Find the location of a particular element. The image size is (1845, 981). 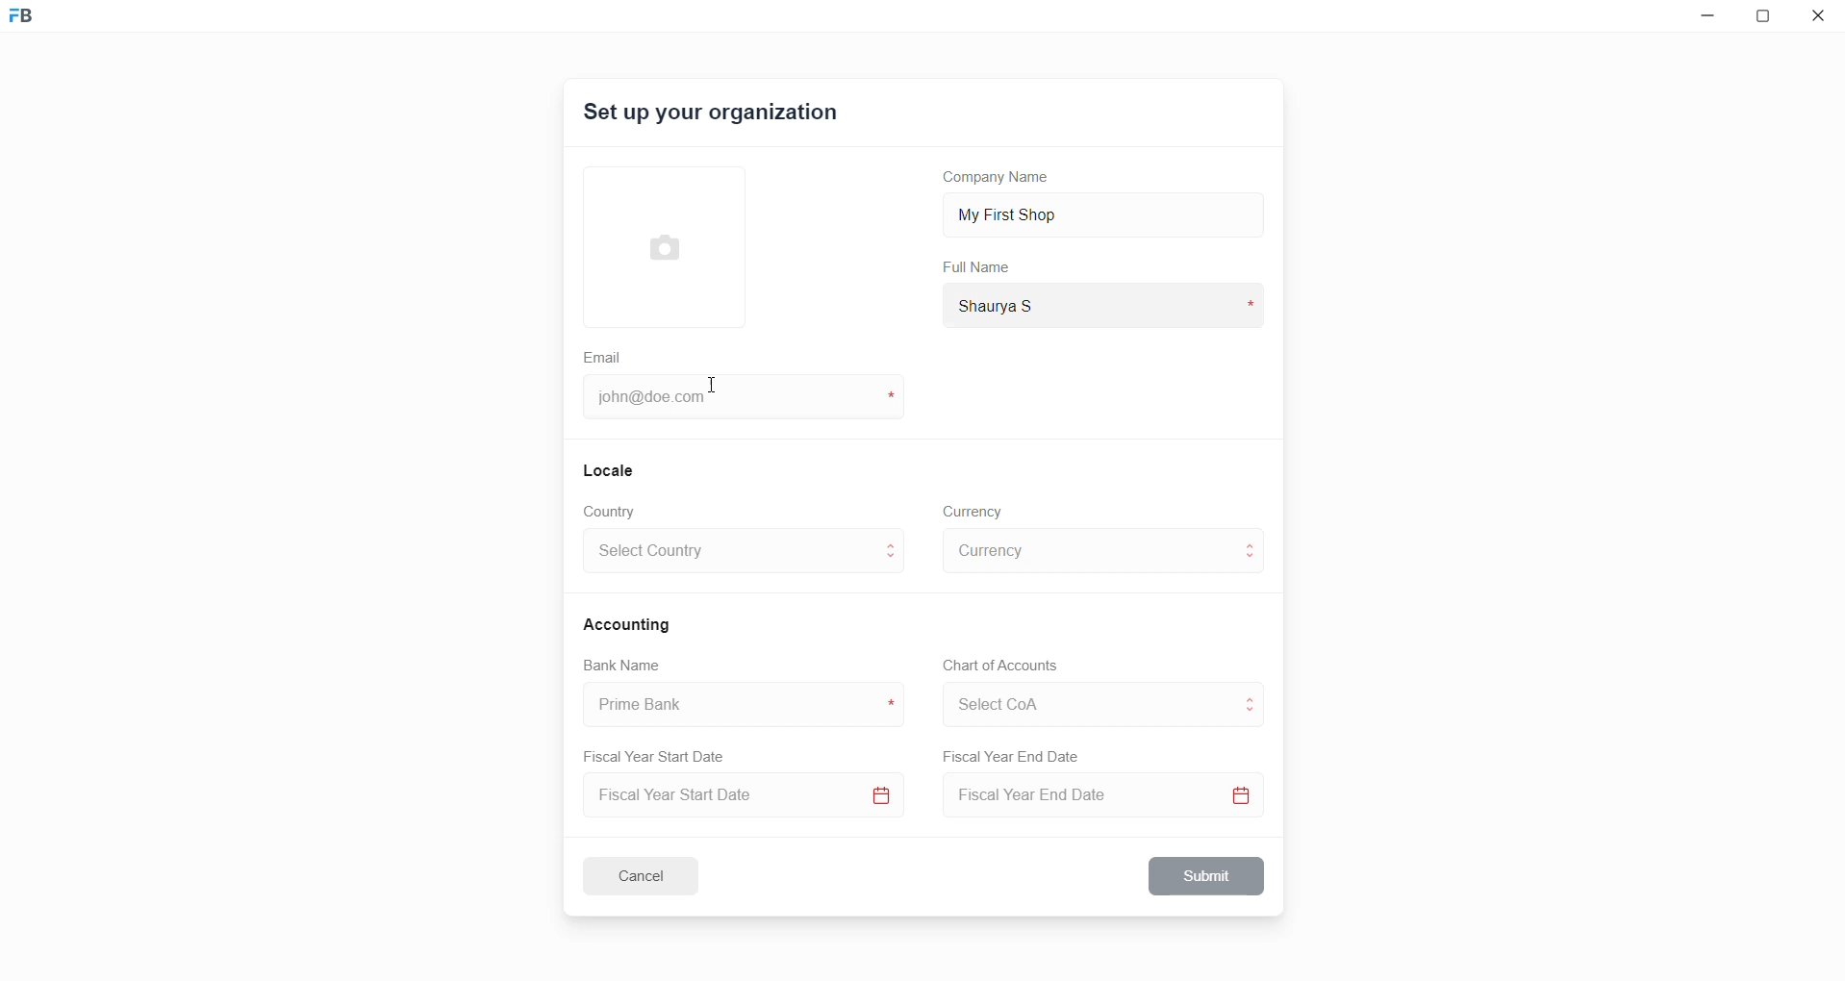

select country is located at coordinates (729, 554).